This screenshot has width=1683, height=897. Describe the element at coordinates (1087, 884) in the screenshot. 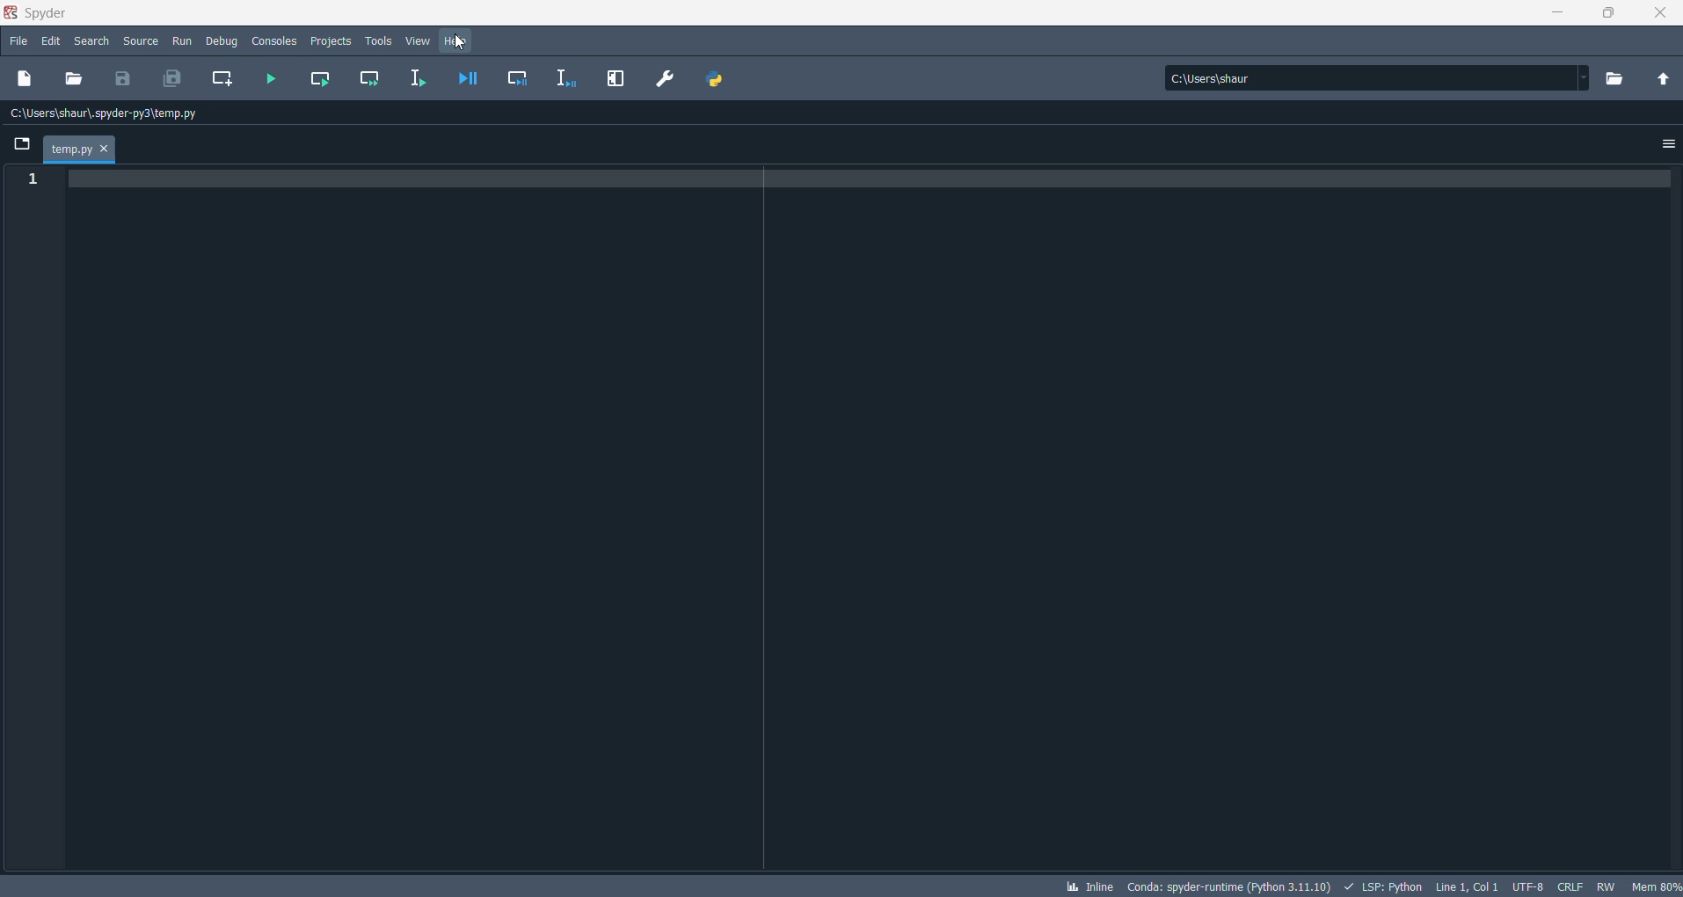

I see `INLINE` at that location.